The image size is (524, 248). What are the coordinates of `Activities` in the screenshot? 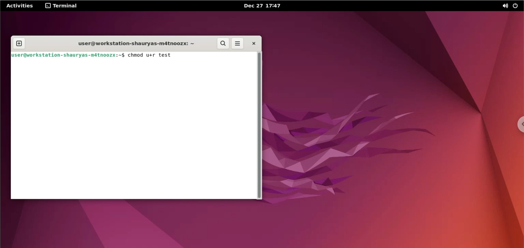 It's located at (19, 5).